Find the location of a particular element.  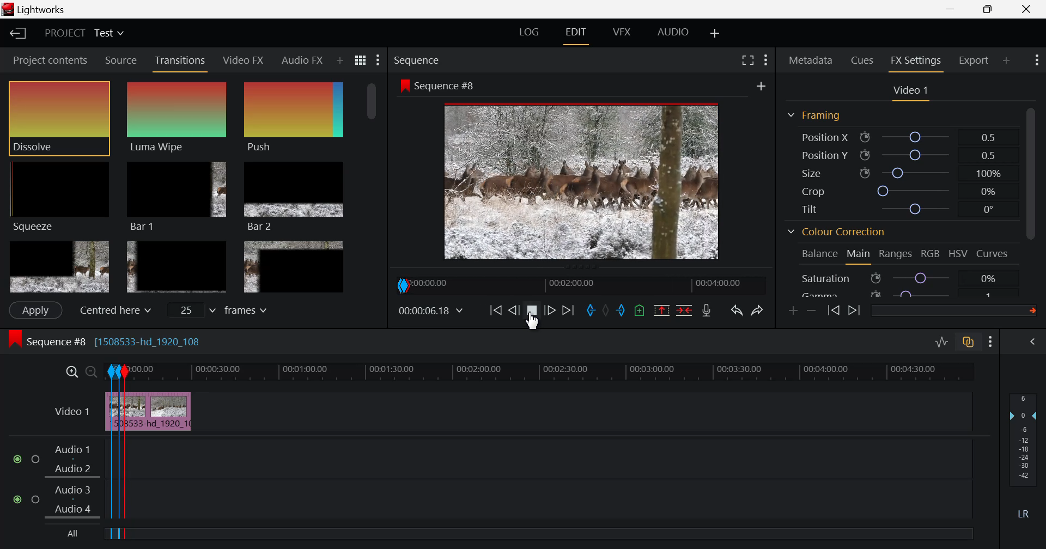

Add Layout is located at coordinates (716, 33).